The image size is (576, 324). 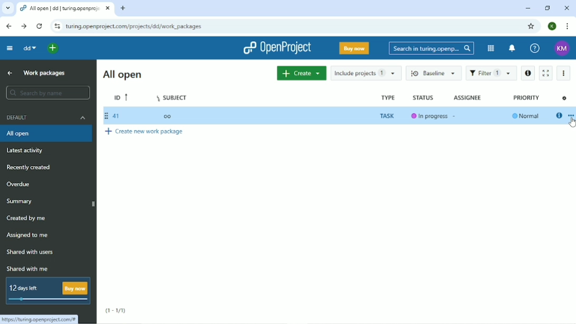 What do you see at coordinates (49, 92) in the screenshot?
I see `Search by name` at bounding box center [49, 92].